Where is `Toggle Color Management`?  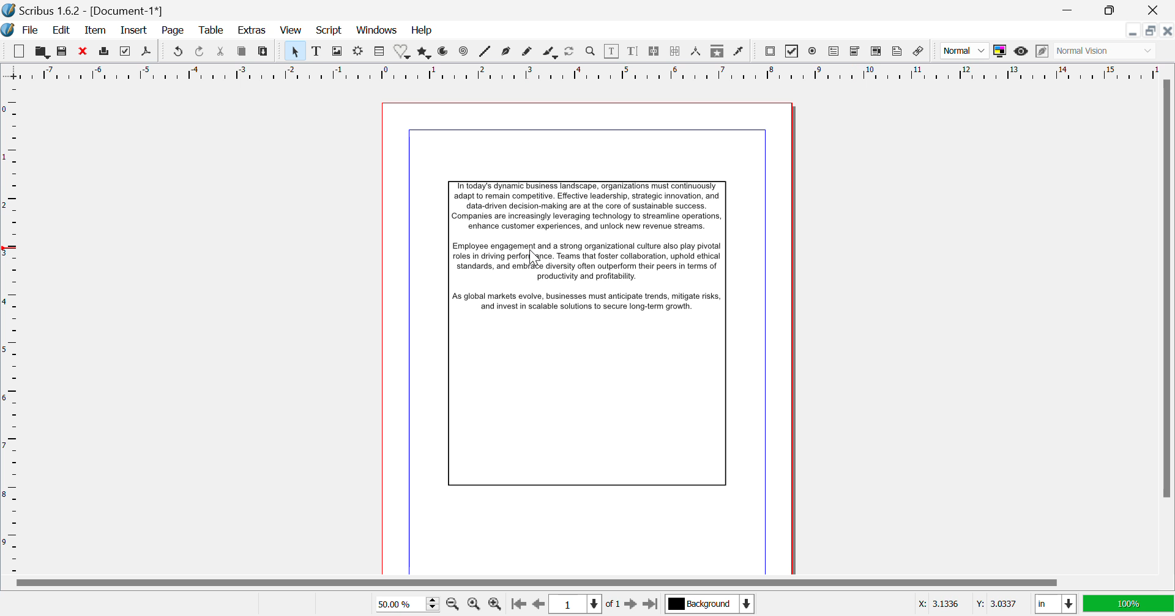
Toggle Color Management is located at coordinates (1001, 50).